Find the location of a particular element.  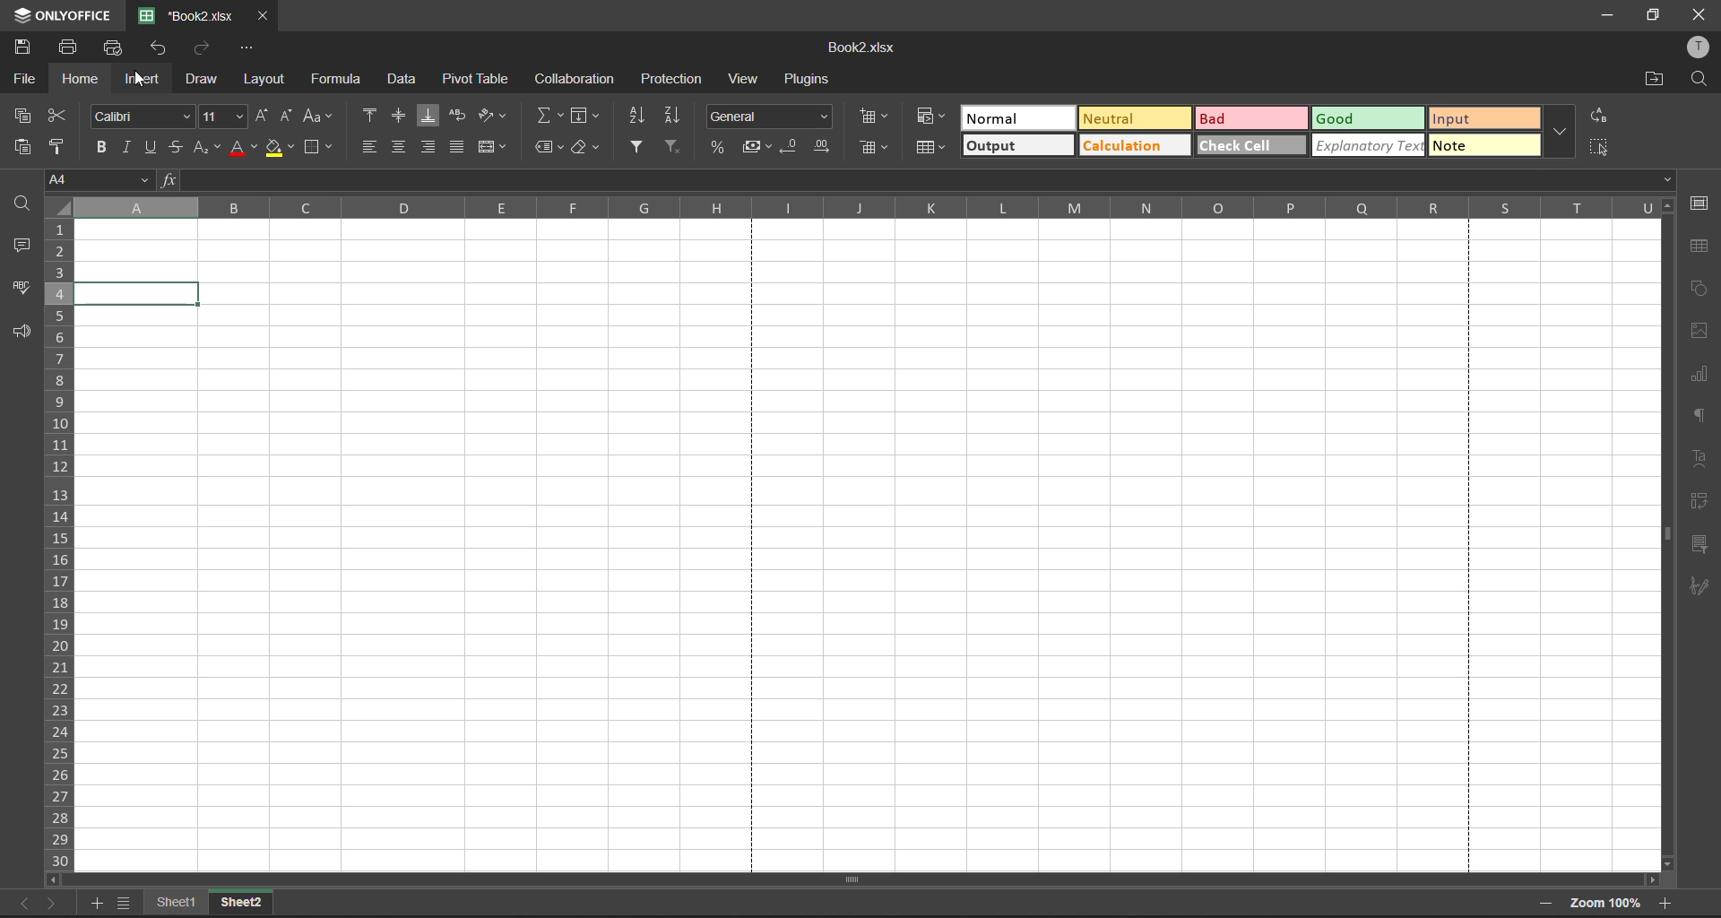

copy style is located at coordinates (57, 148).